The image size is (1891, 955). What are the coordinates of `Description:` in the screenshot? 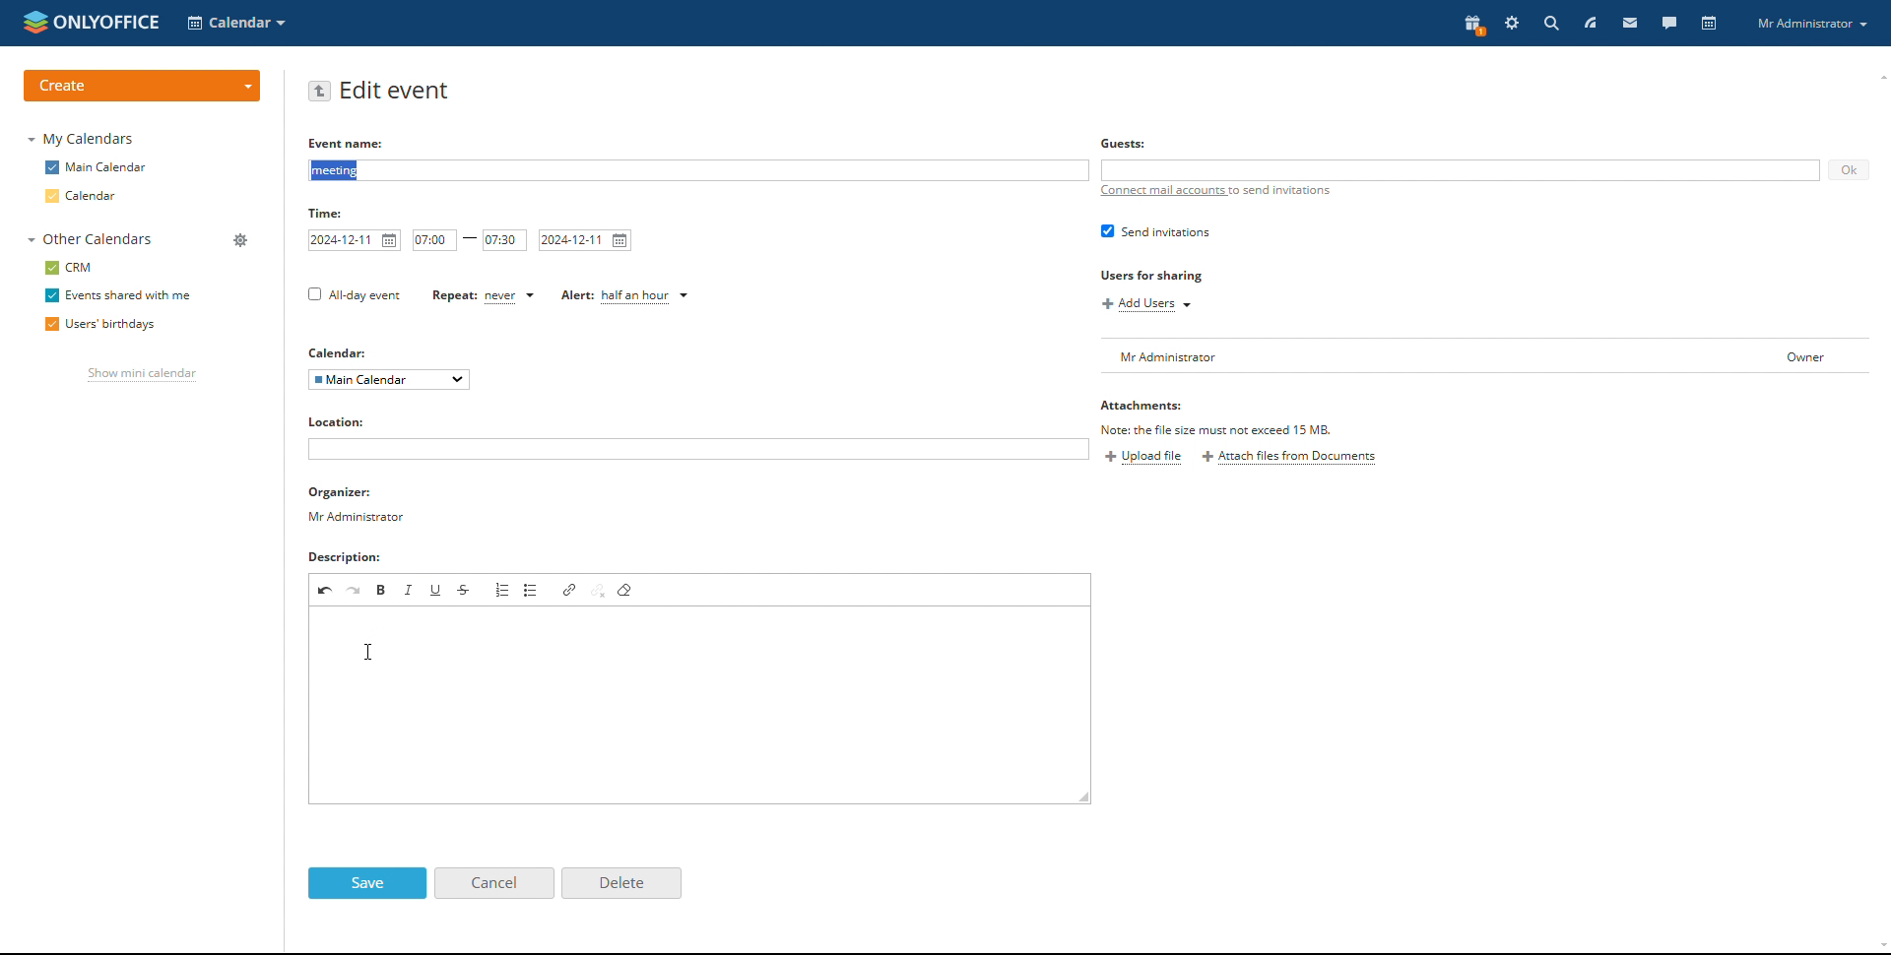 It's located at (346, 555).